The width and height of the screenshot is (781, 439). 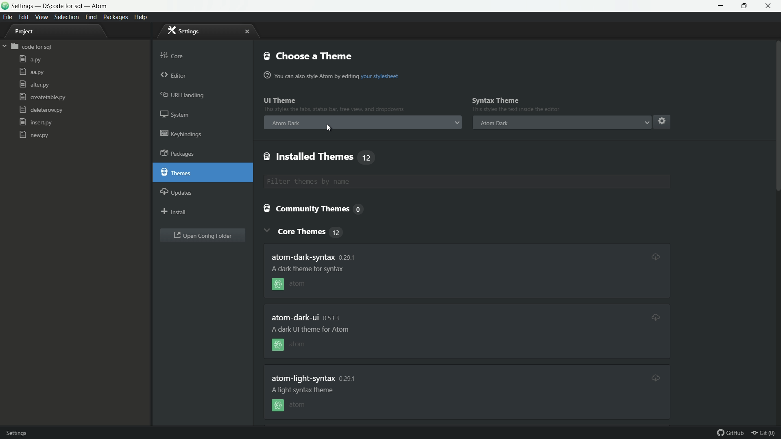 What do you see at coordinates (333, 76) in the screenshot?
I see `® You can also style Atom by editing your stylesheet` at bounding box center [333, 76].